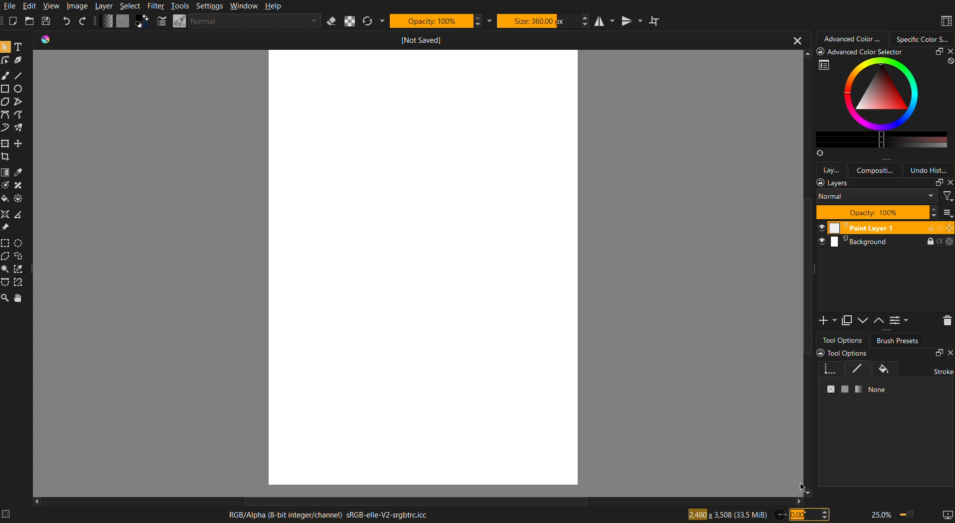  What do you see at coordinates (633, 21) in the screenshot?
I see `Vertical Mirror` at bounding box center [633, 21].